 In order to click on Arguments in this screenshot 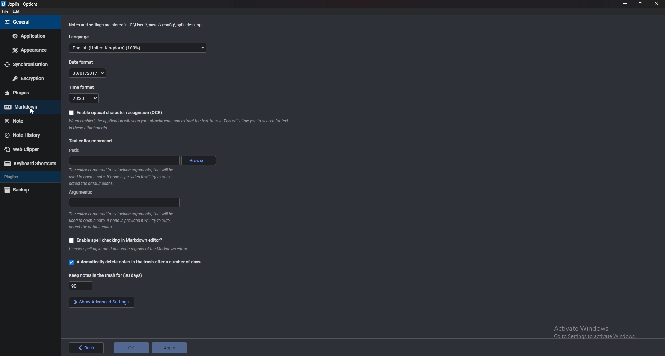, I will do `click(124, 203)`.